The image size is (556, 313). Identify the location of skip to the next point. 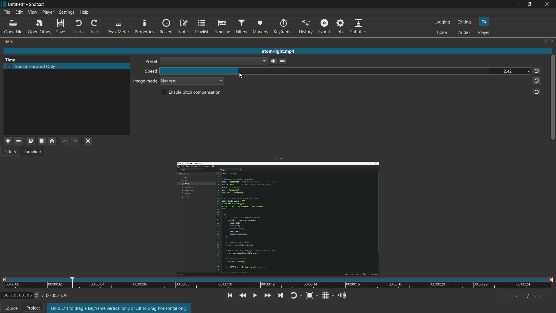
(281, 295).